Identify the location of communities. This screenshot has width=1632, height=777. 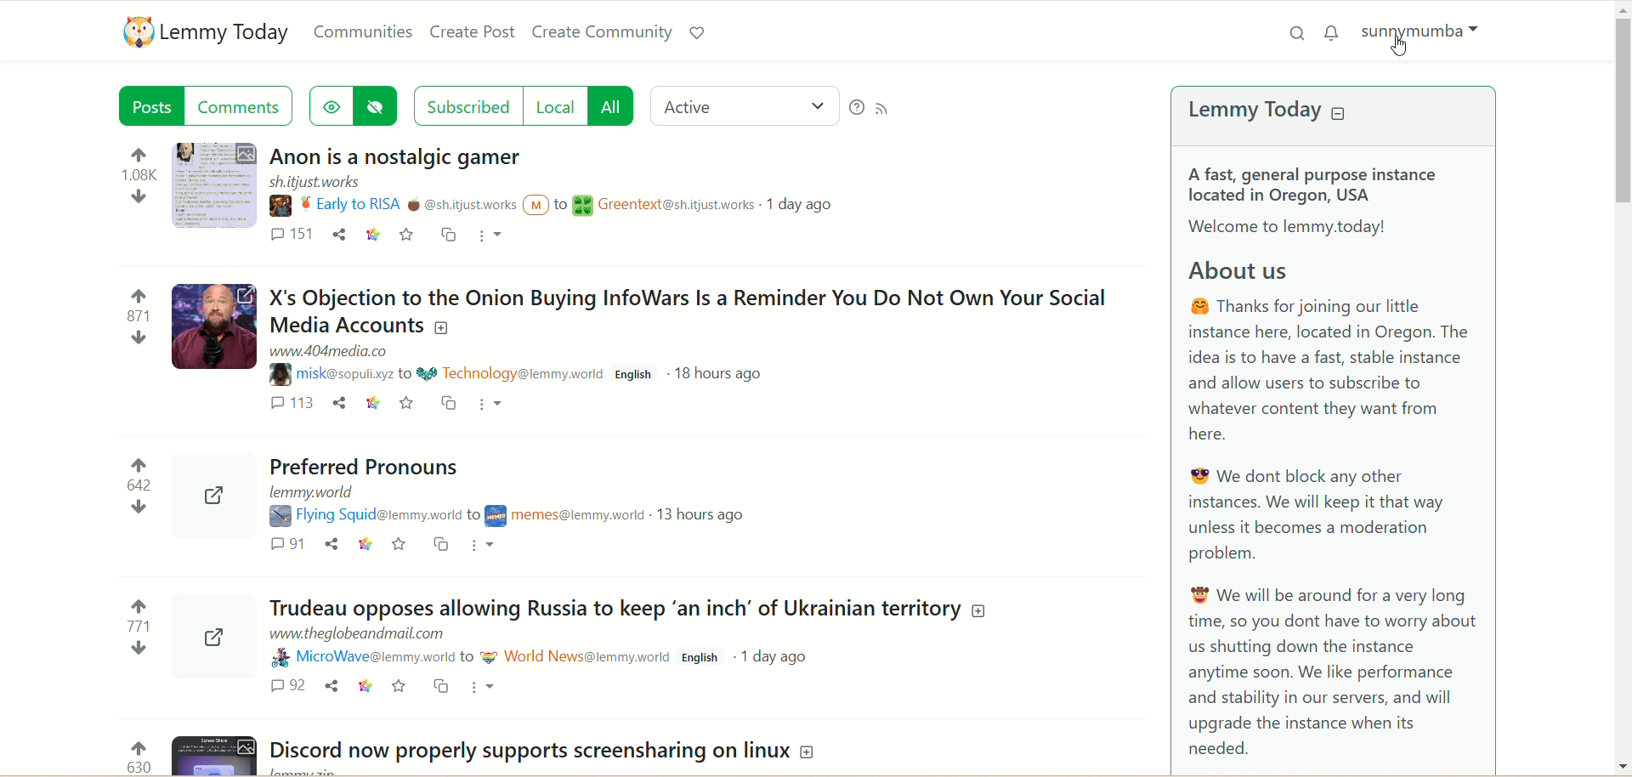
(364, 31).